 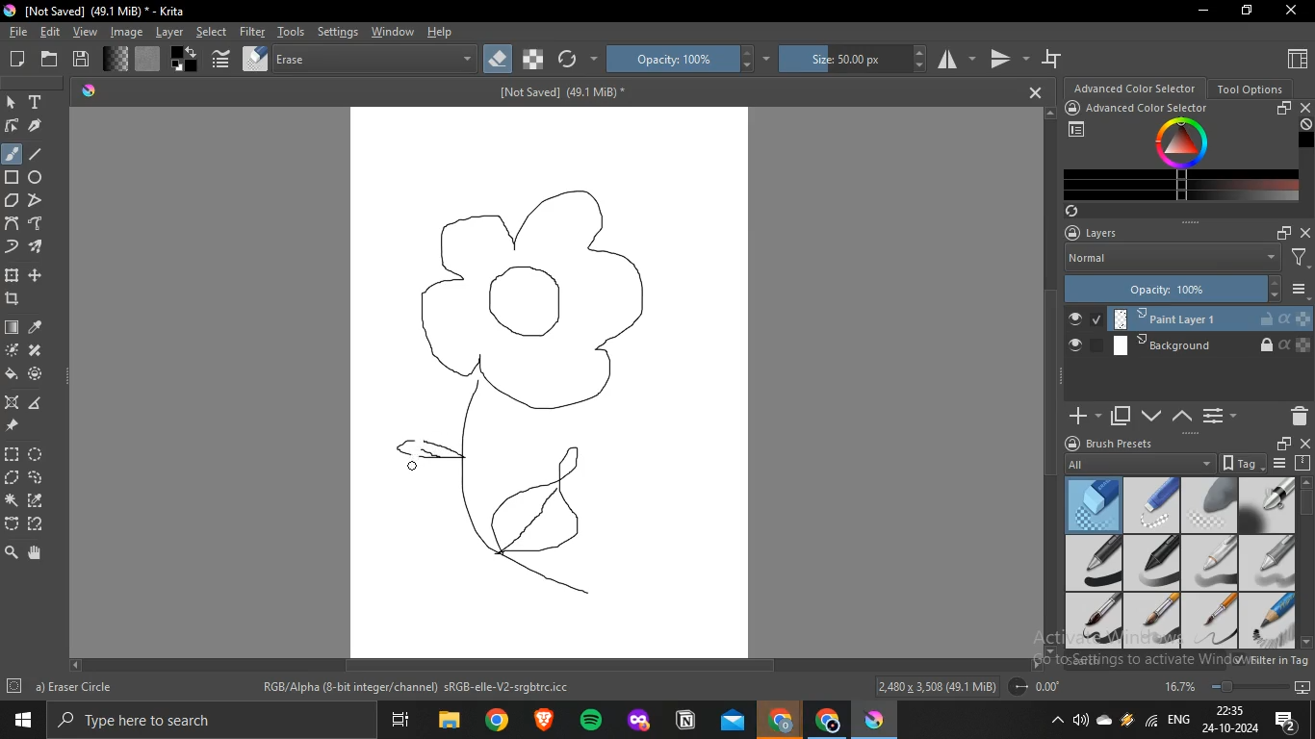 I want to click on bezier curve tool, so click(x=13, y=222).